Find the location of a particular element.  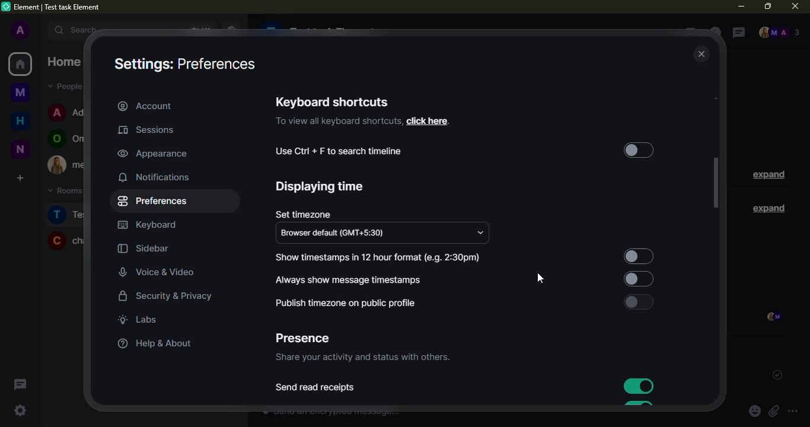

sidebar is located at coordinates (143, 249).